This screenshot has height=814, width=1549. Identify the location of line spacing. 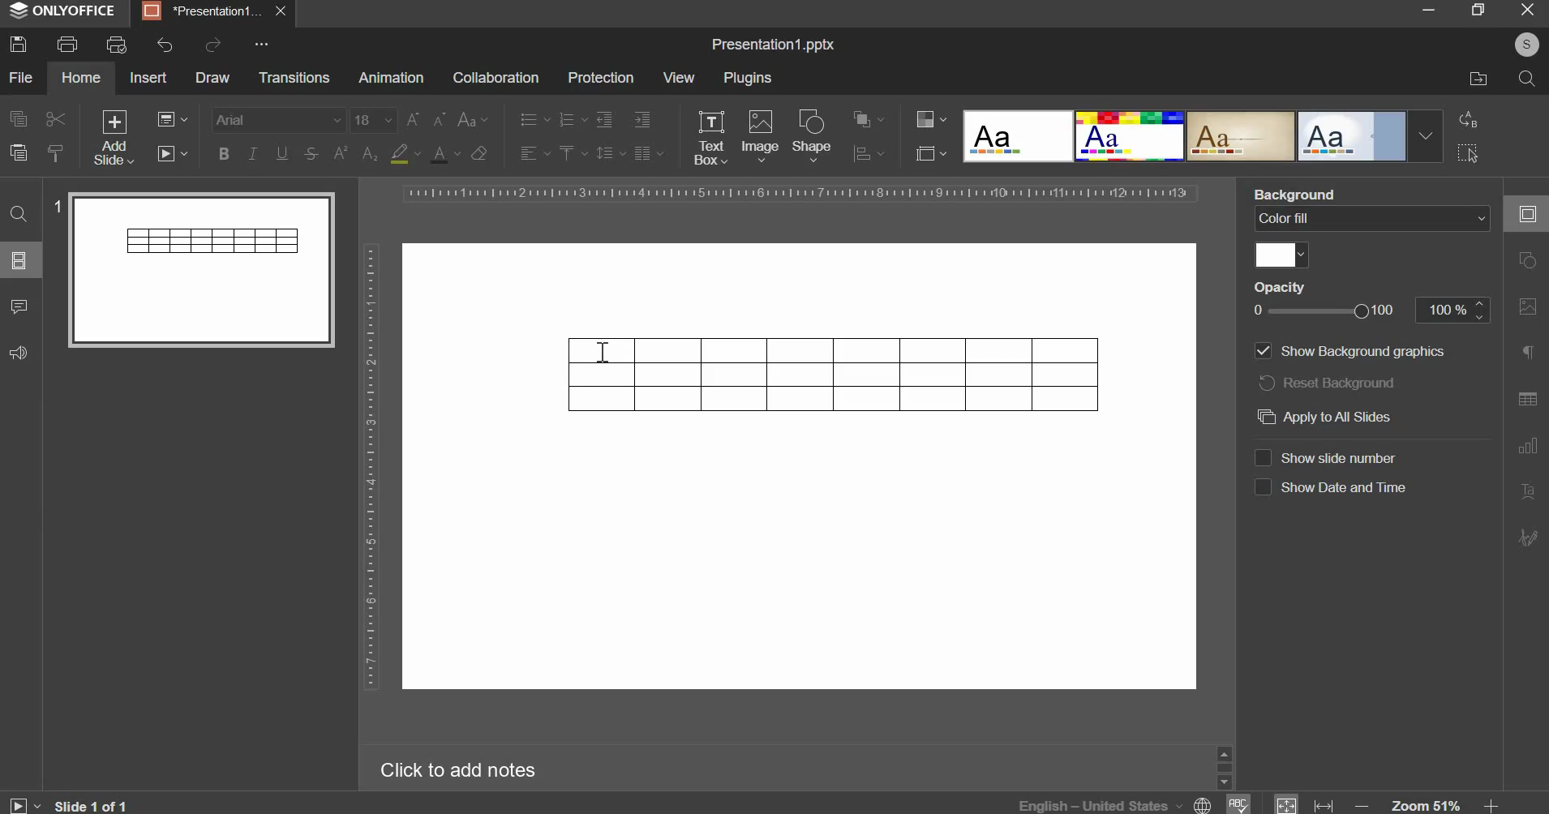
(609, 153).